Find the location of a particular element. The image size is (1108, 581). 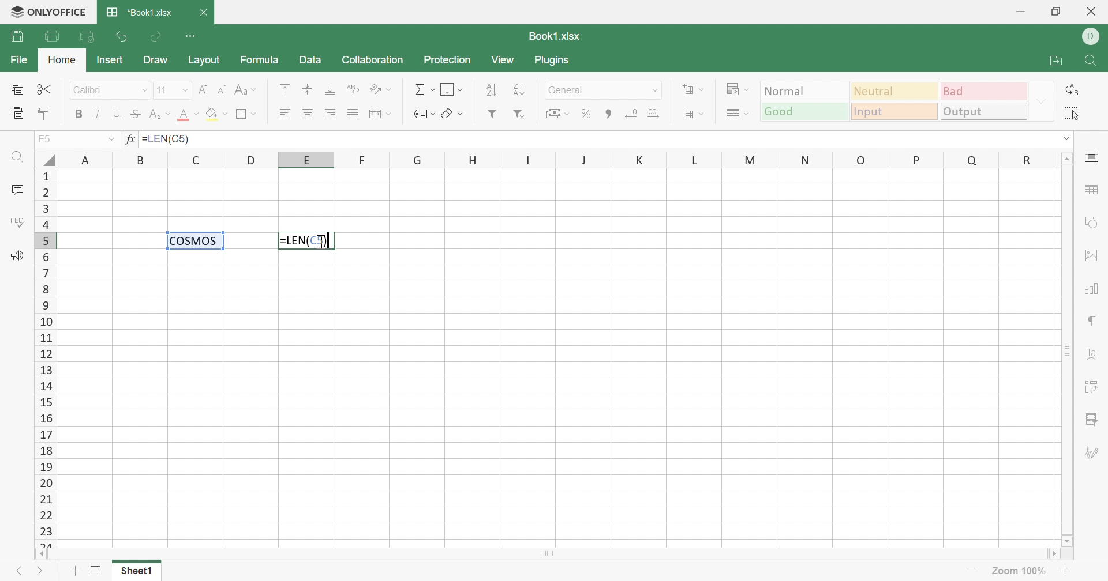

Borders is located at coordinates (248, 115).